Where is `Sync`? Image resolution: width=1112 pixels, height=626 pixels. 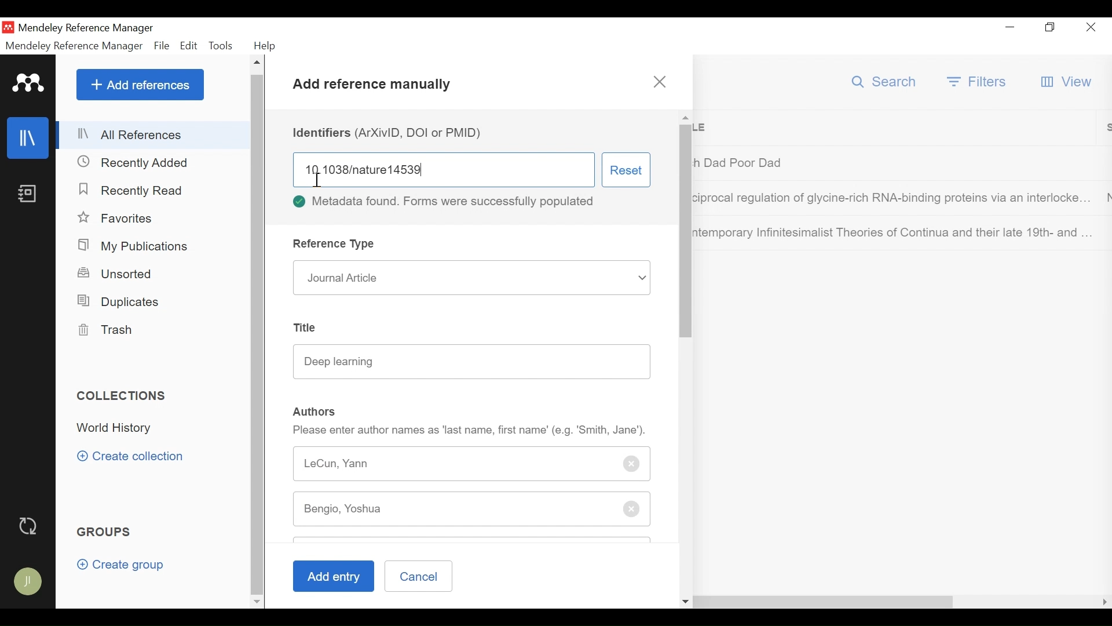 Sync is located at coordinates (30, 525).